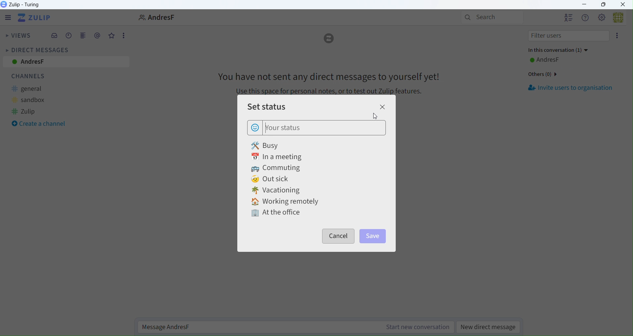  I want to click on general, so click(32, 89).